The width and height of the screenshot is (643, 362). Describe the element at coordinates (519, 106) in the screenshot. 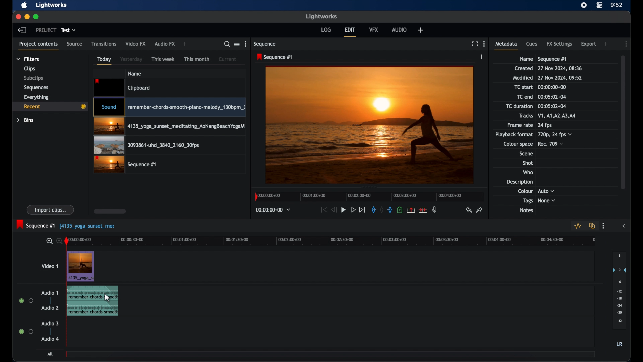

I see `tc duration` at that location.